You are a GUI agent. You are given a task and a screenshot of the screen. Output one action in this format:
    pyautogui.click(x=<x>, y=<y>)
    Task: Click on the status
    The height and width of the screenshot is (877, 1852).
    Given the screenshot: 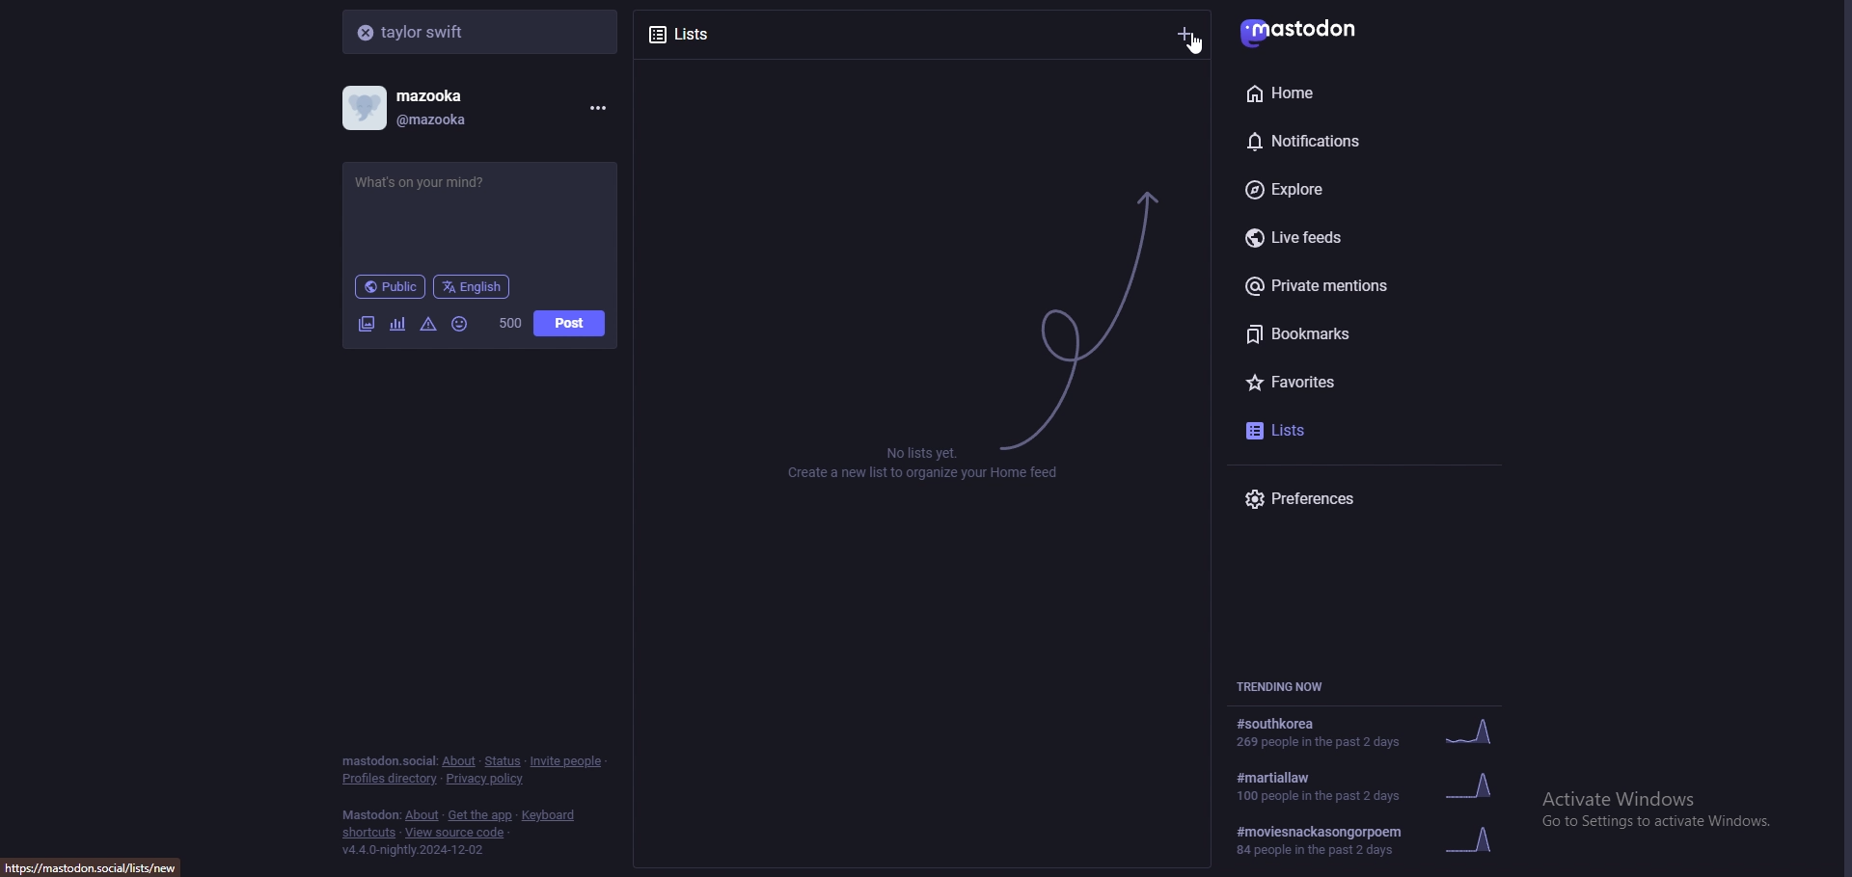 What is the action you would take?
    pyautogui.click(x=502, y=761)
    